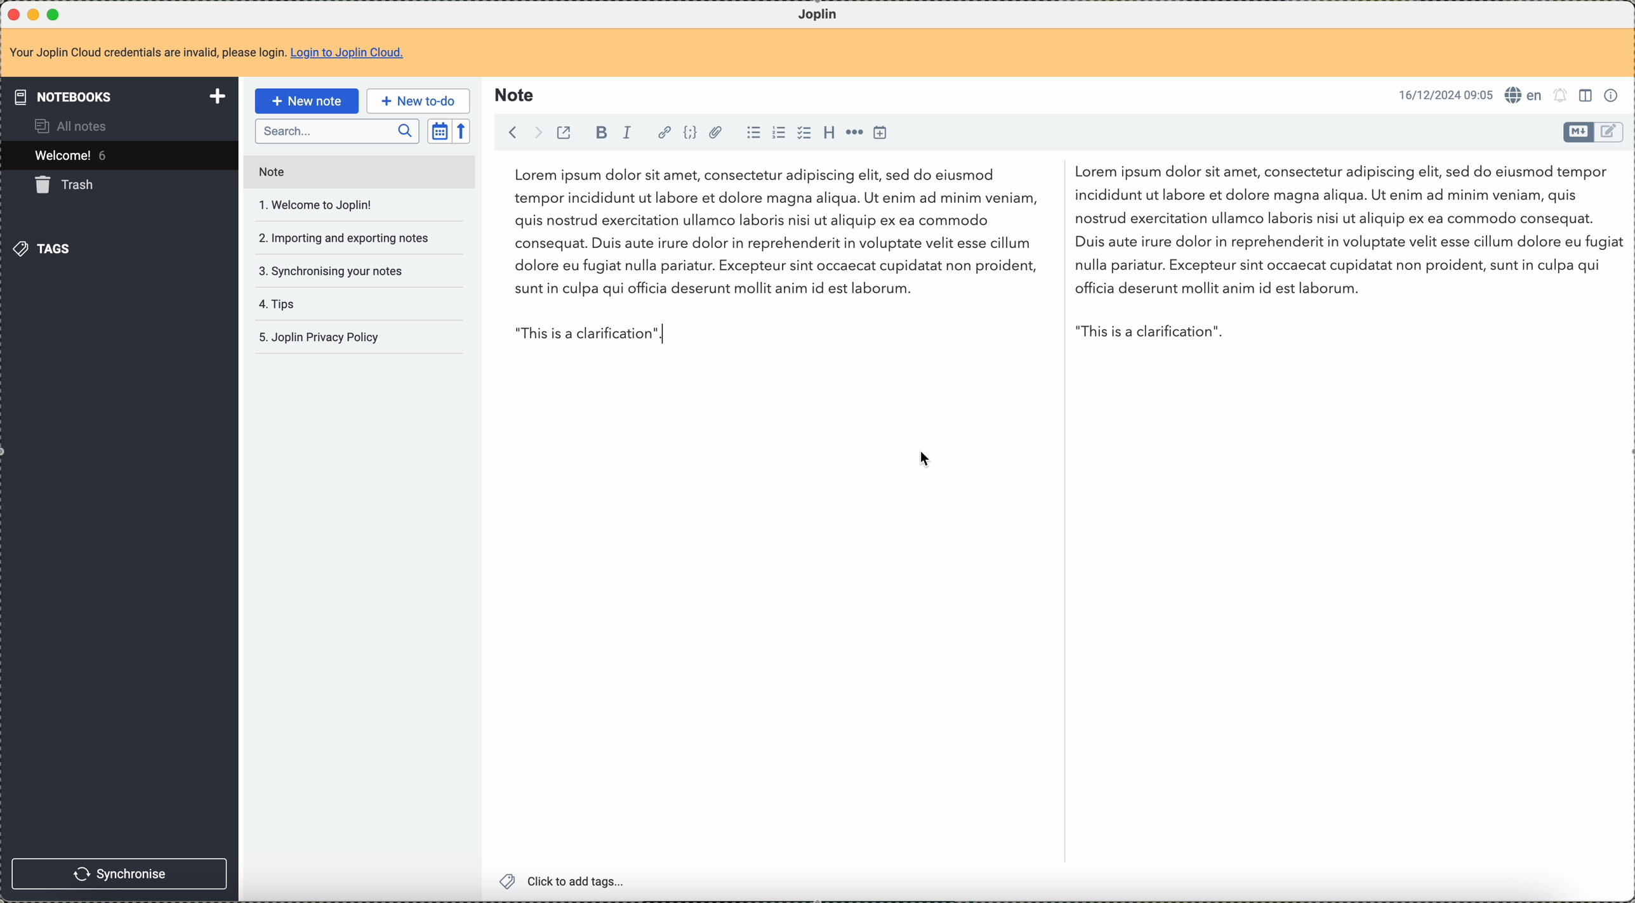  What do you see at coordinates (1327, 334) in the screenshot?
I see `"This is a clarification".` at bounding box center [1327, 334].